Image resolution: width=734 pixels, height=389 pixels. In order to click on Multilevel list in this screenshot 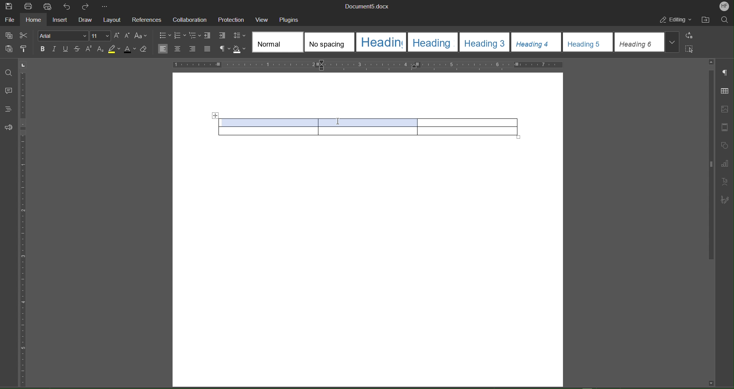, I will do `click(195, 36)`.